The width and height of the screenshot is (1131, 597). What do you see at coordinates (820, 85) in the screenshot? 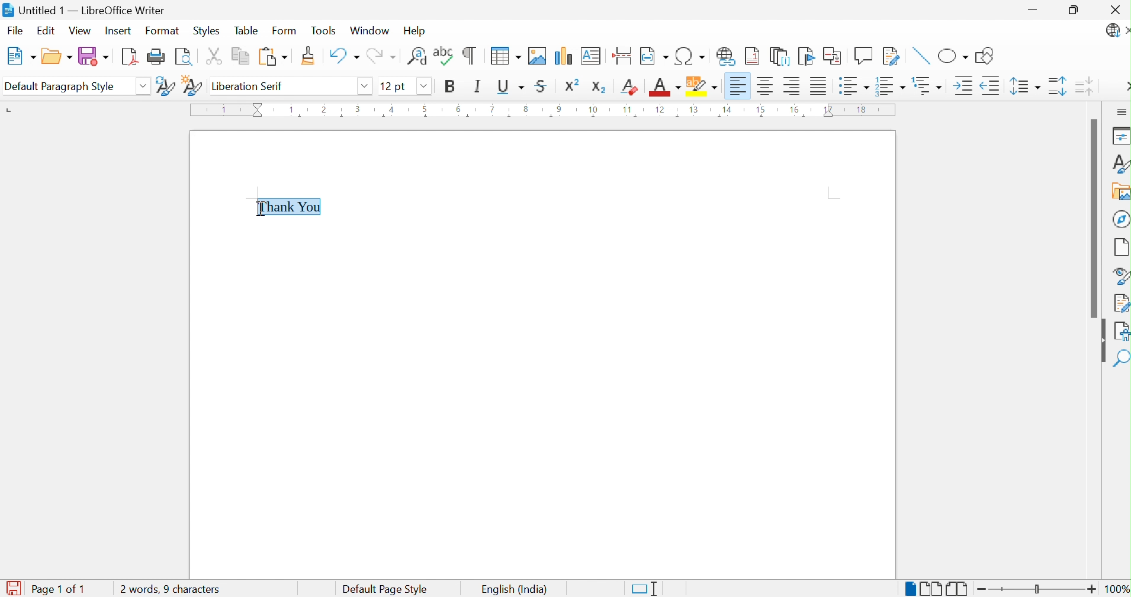
I see `Justified` at bounding box center [820, 85].